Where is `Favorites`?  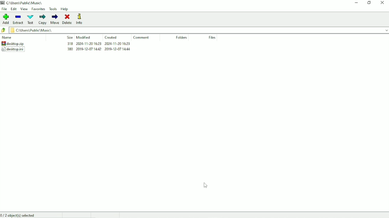
Favorites is located at coordinates (38, 9).